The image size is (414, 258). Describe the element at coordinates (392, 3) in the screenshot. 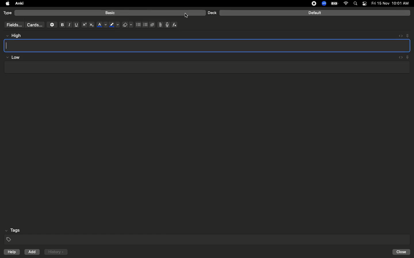

I see `date and time` at that location.